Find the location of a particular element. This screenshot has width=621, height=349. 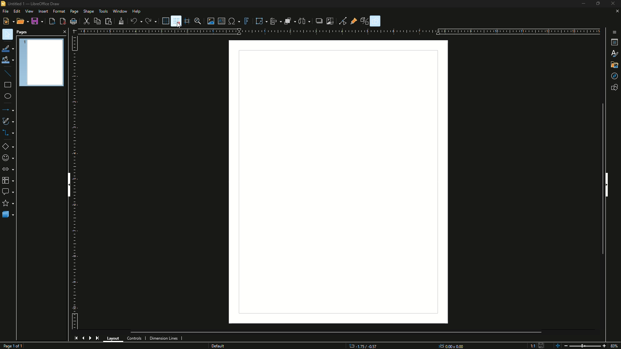

Insert image is located at coordinates (210, 22).